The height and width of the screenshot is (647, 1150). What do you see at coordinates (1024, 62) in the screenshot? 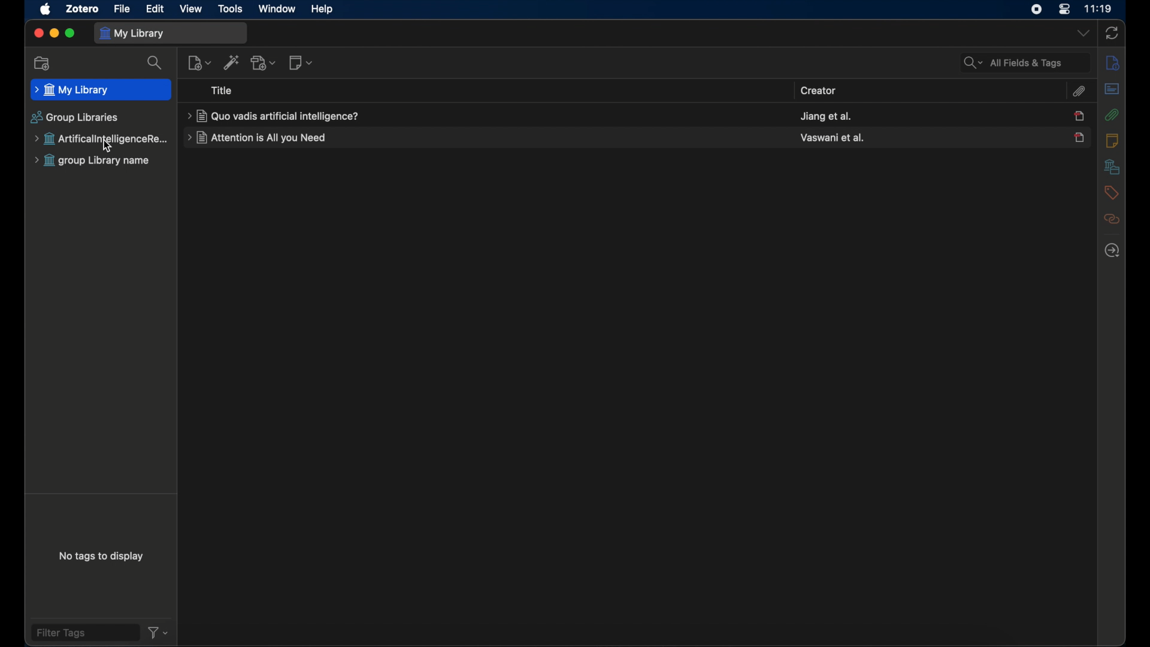
I see `all fields and tags` at bounding box center [1024, 62].